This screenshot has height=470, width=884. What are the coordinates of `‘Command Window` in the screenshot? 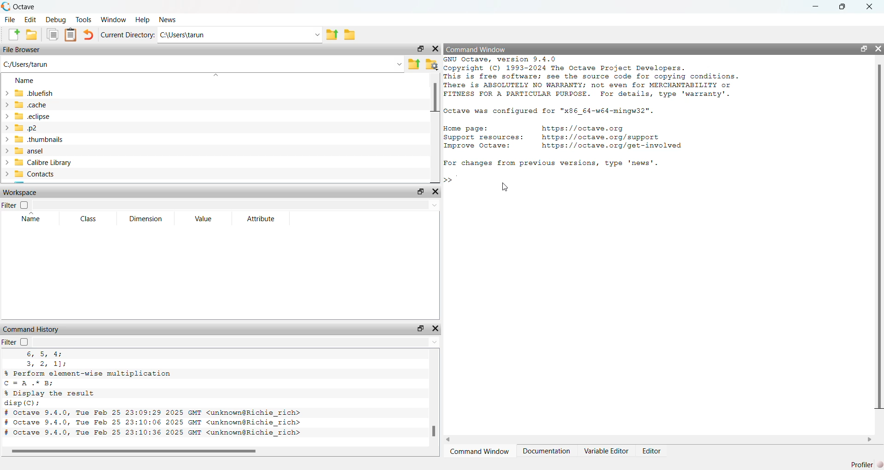 It's located at (480, 452).